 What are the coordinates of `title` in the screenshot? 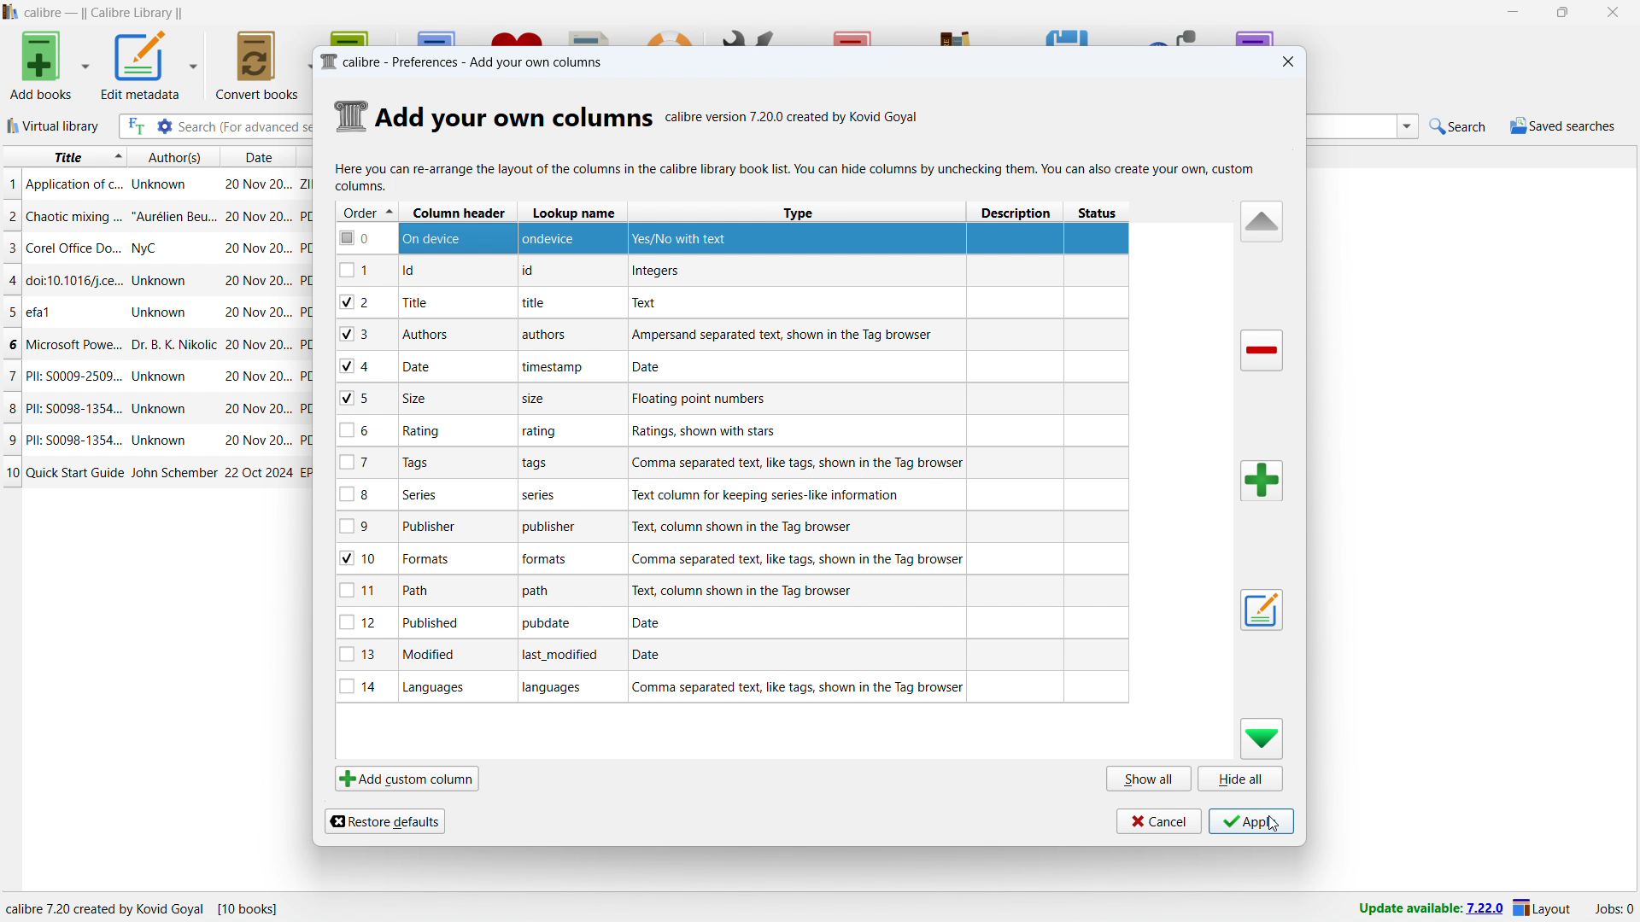 It's located at (74, 439).